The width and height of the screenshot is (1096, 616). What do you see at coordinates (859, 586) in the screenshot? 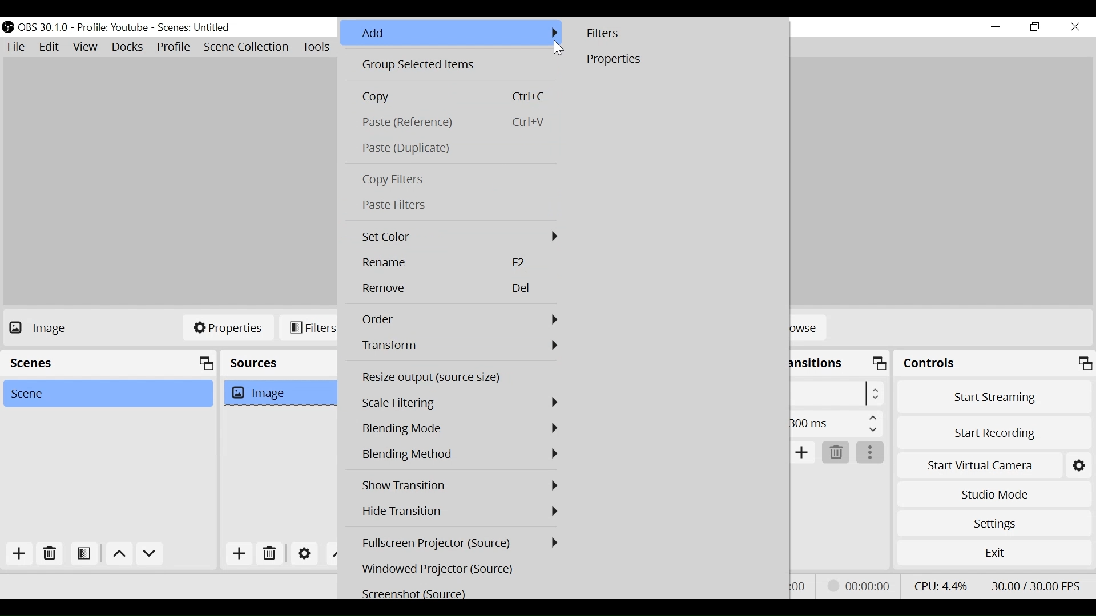
I see `Recording Status` at bounding box center [859, 586].